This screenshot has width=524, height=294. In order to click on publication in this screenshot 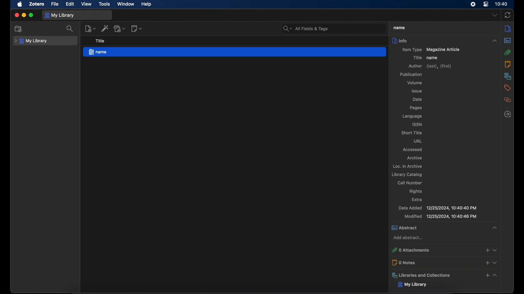, I will do `click(411, 74)`.